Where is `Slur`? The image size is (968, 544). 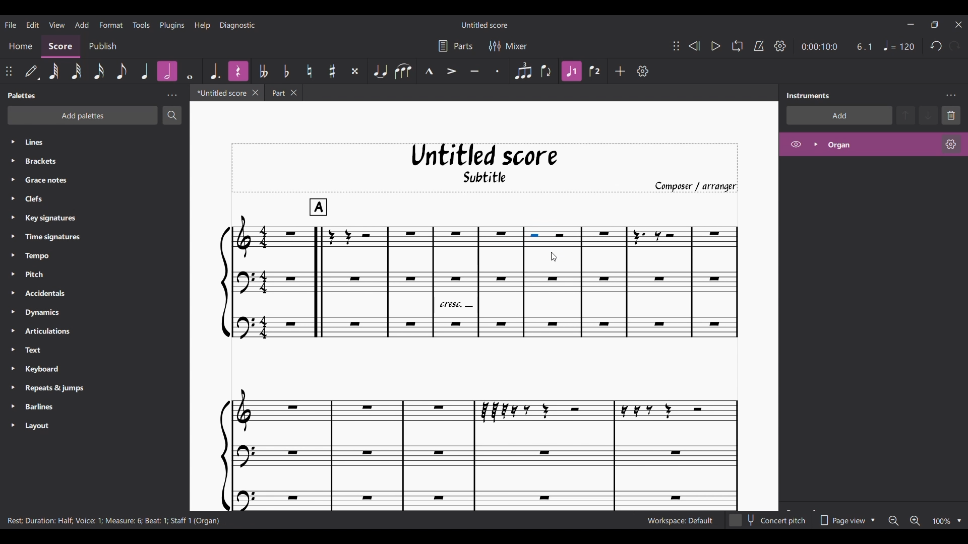
Slur is located at coordinates (402, 71).